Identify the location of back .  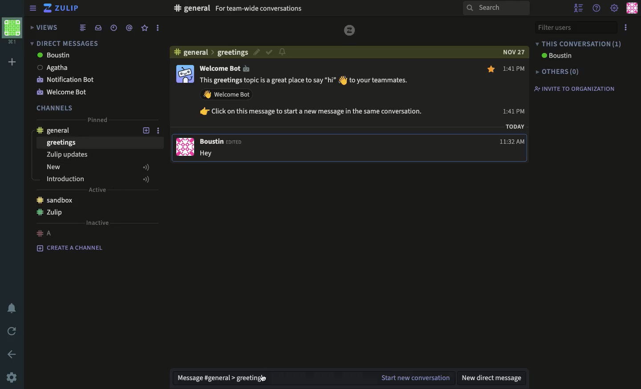
(13, 355).